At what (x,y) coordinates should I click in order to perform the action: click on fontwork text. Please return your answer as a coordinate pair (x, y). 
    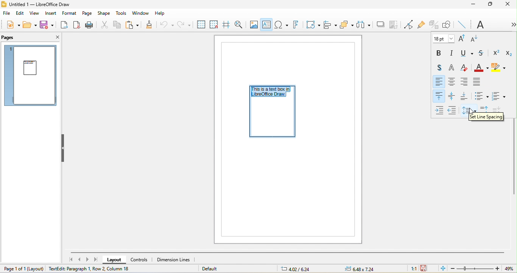
    Looking at the image, I should click on (295, 25).